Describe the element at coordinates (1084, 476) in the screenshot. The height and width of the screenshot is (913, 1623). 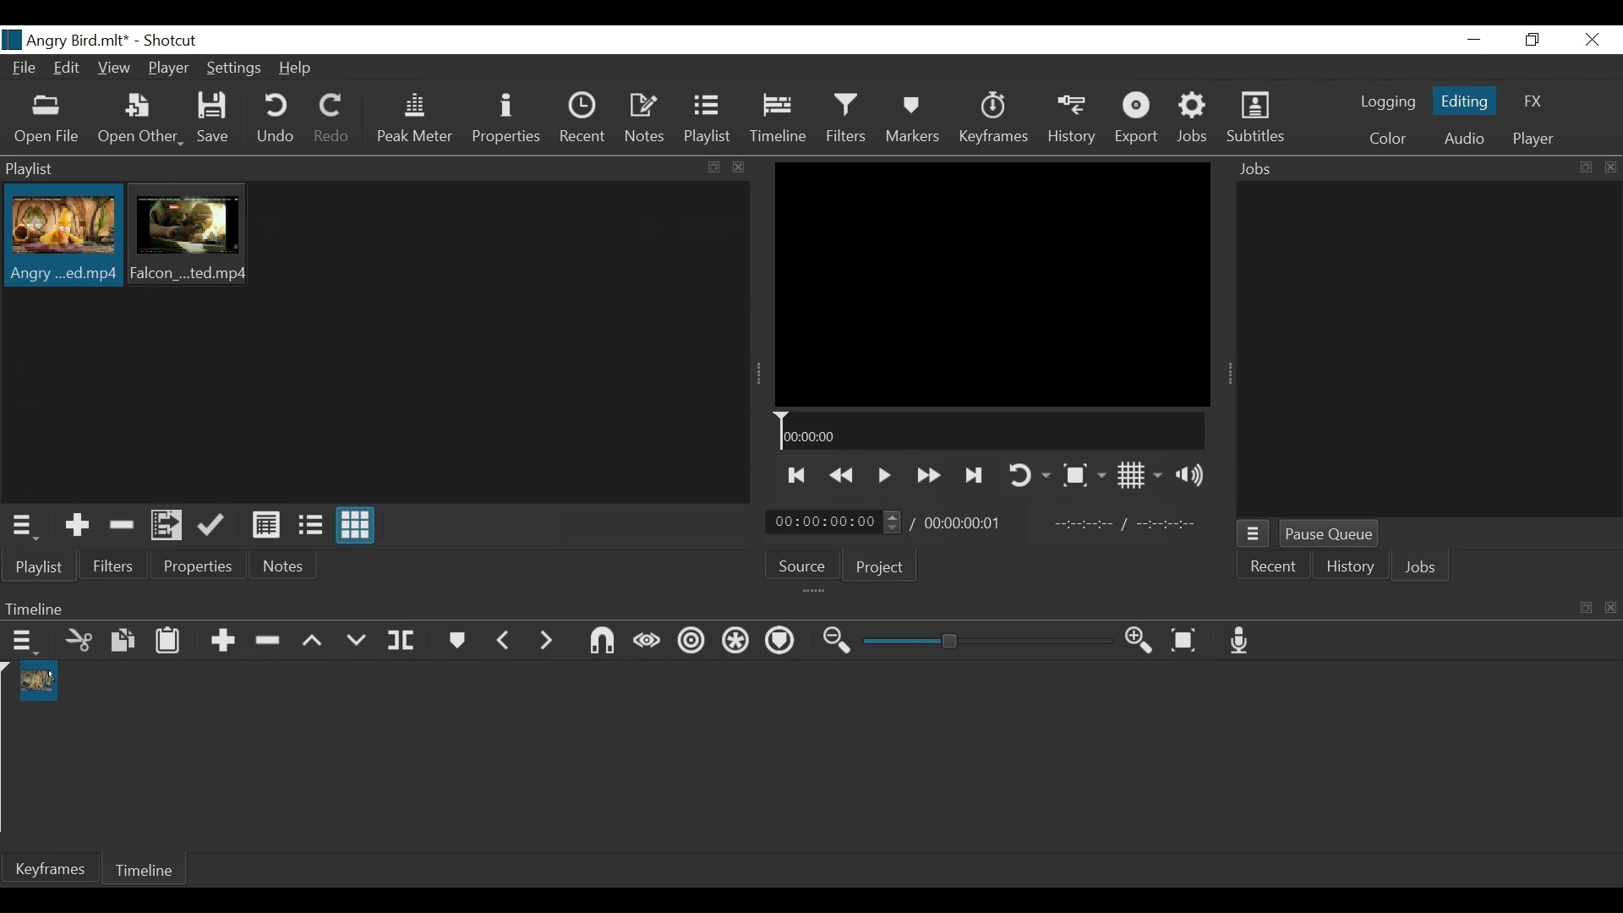
I see `Toggle Zoom` at that location.